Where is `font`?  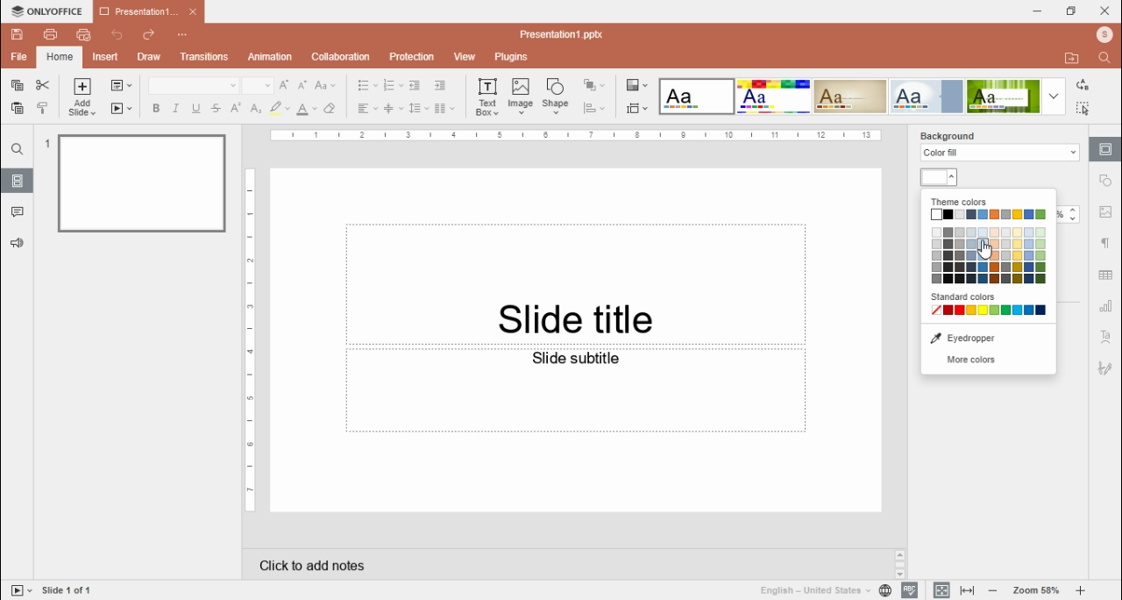 font is located at coordinates (194, 86).